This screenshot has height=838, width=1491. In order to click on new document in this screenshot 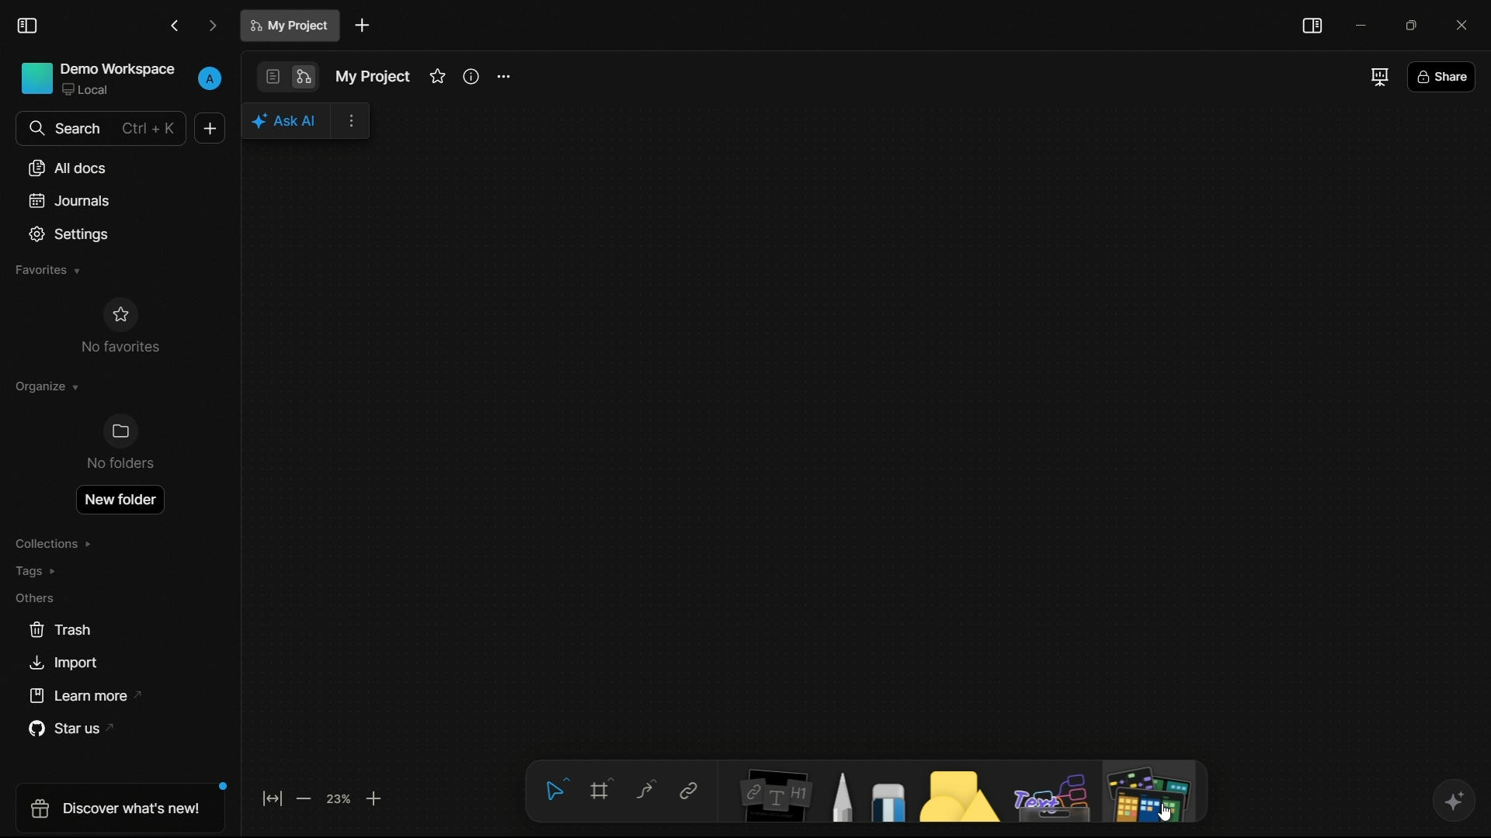, I will do `click(210, 128)`.